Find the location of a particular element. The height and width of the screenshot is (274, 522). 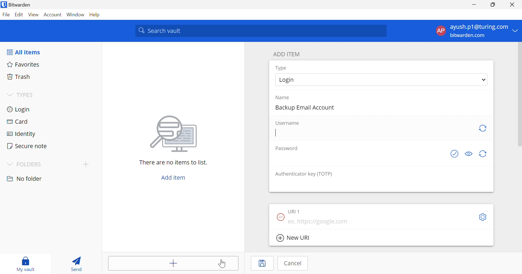

Login is located at coordinates (286, 80).